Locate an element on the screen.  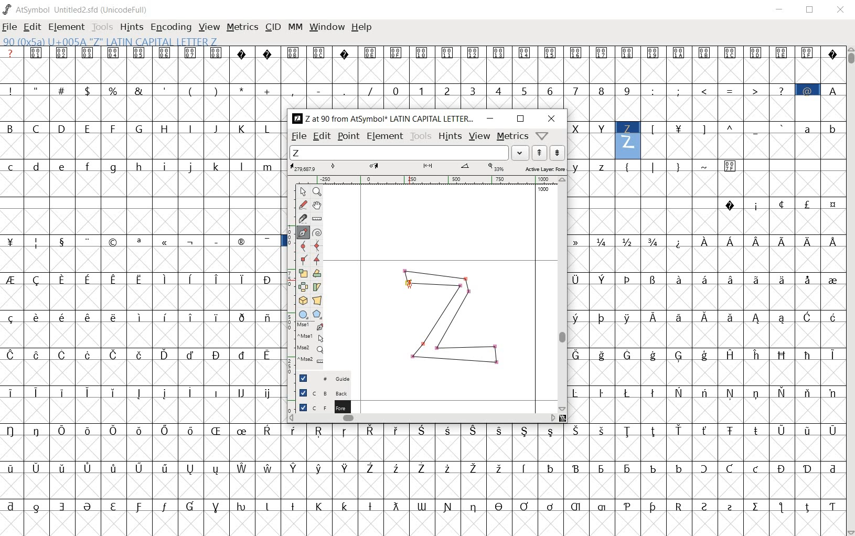
MAGNIFY is located at coordinates (317, 192).